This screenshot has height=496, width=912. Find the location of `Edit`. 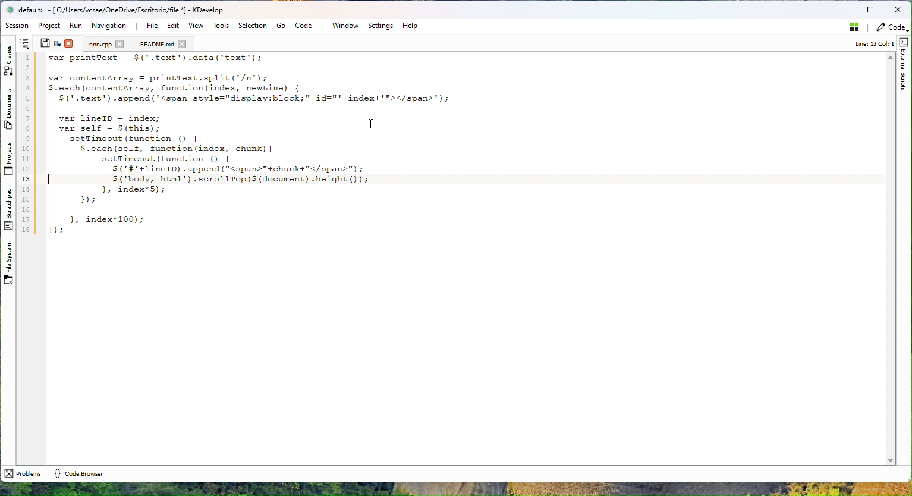

Edit is located at coordinates (171, 26).